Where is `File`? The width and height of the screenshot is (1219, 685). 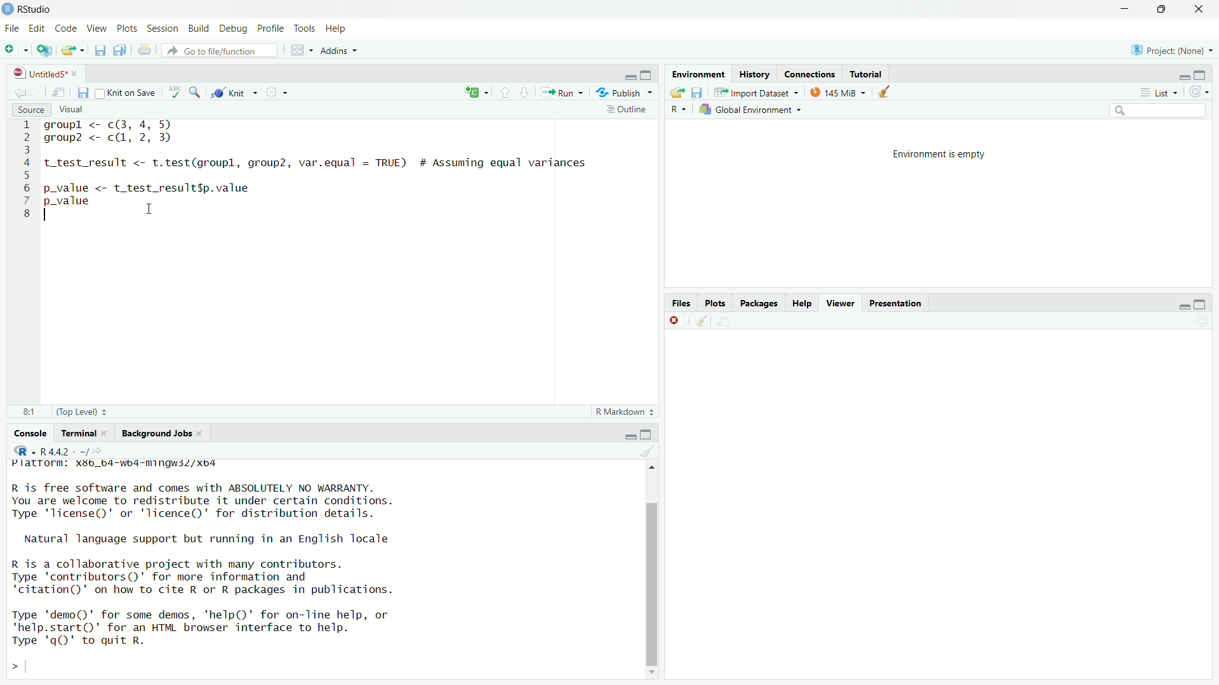
File is located at coordinates (12, 29).